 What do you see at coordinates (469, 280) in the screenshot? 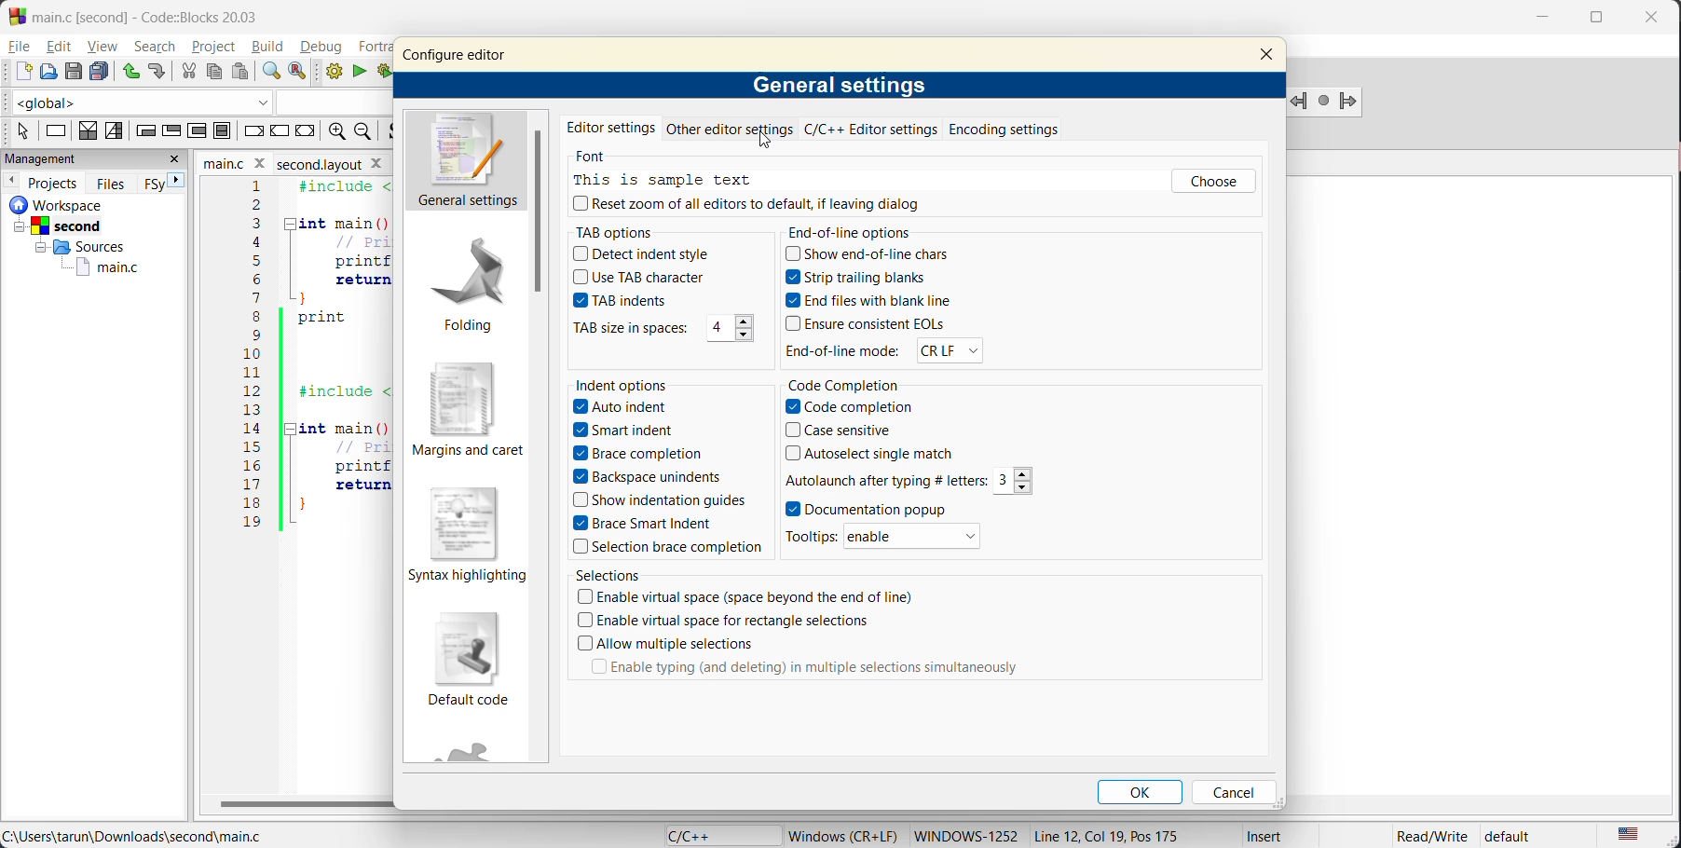
I see `folding` at bounding box center [469, 280].